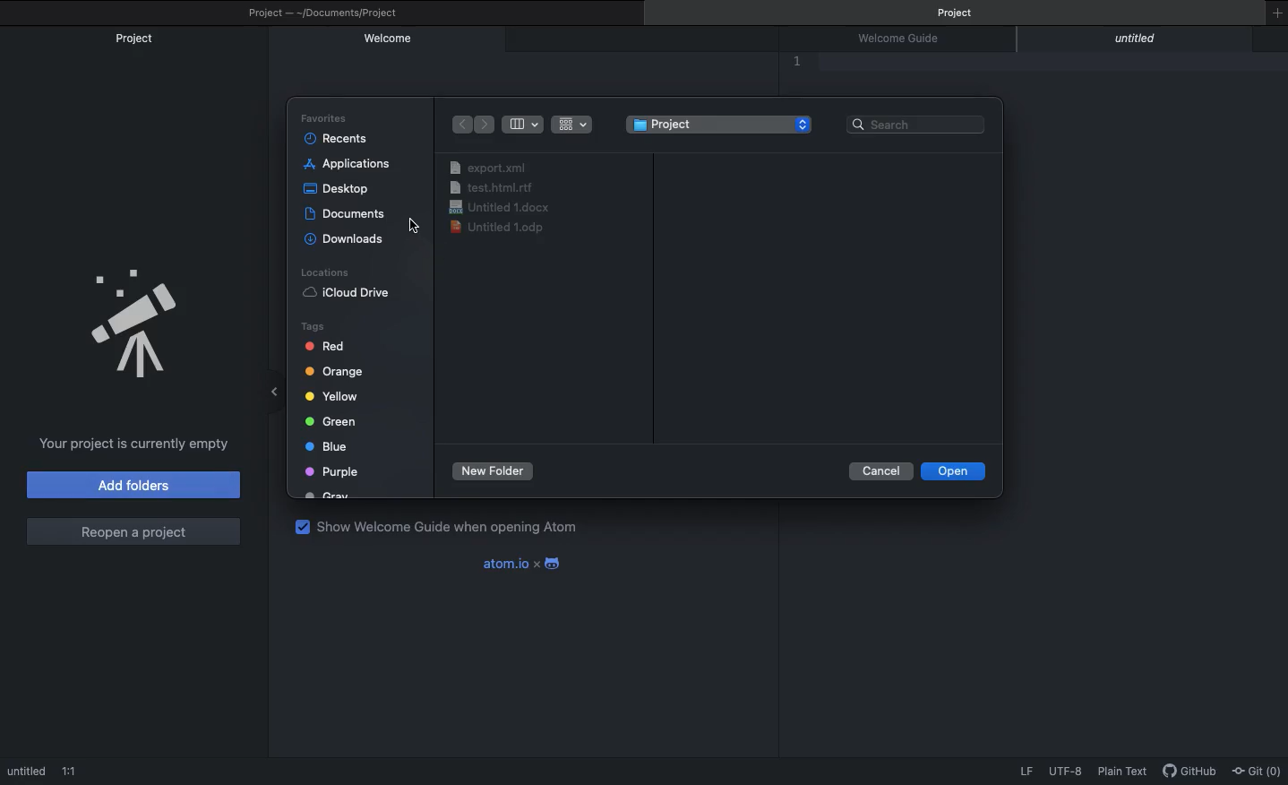 Image resolution: width=1288 pixels, height=785 pixels. What do you see at coordinates (387, 40) in the screenshot?
I see `Welcome` at bounding box center [387, 40].